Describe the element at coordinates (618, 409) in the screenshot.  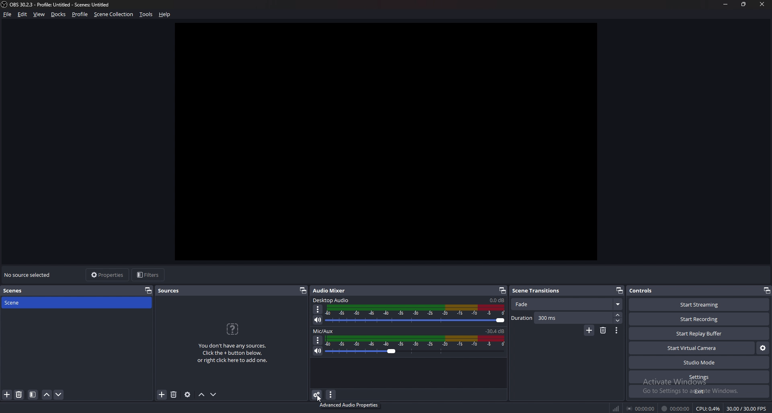
I see `network` at that location.